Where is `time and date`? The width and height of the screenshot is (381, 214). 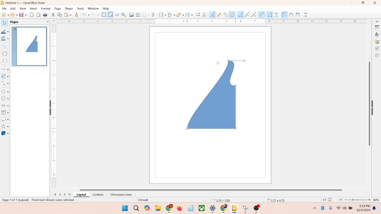 time and date is located at coordinates (363, 207).